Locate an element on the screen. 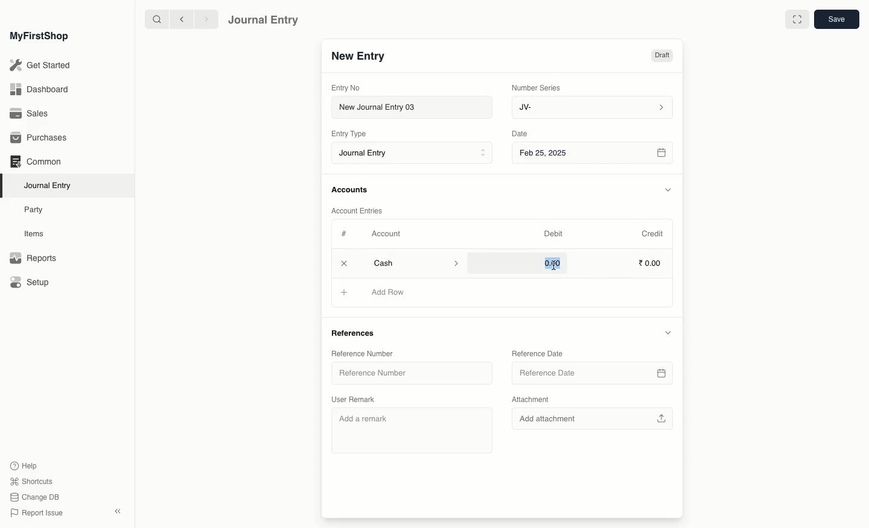 This screenshot has height=528, width=869. Account Entries is located at coordinates (361, 211).